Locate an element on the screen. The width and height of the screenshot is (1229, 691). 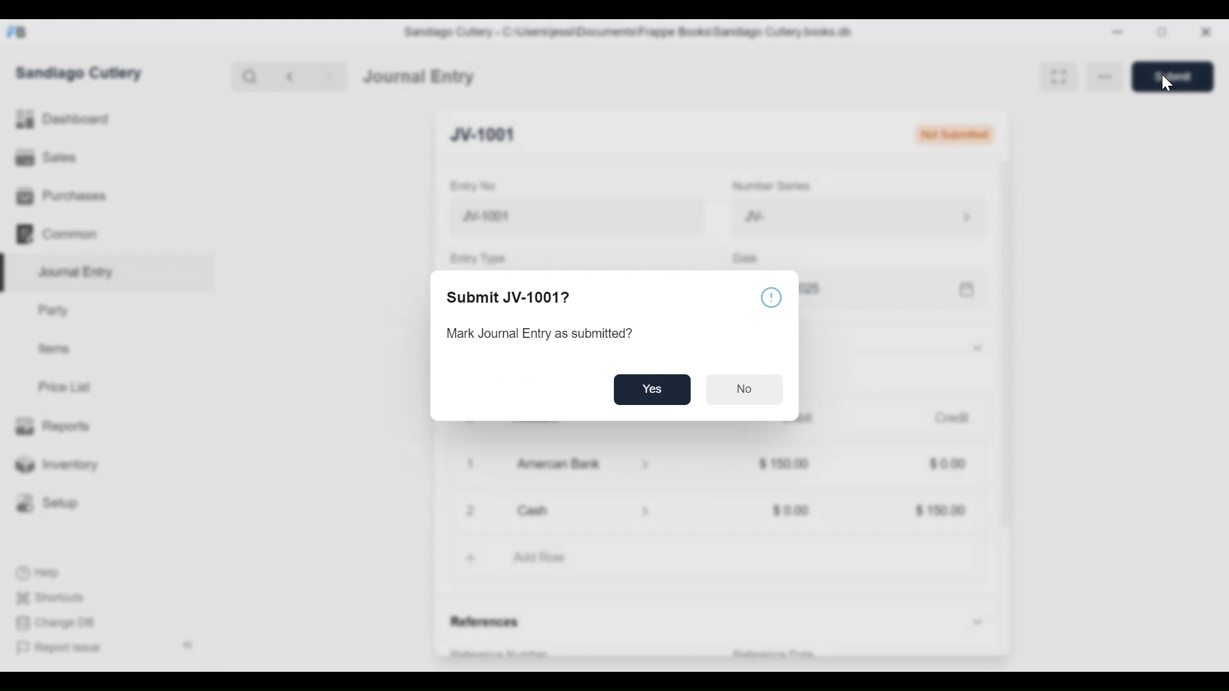
Mark Journal Entry as submitted? is located at coordinates (551, 333).